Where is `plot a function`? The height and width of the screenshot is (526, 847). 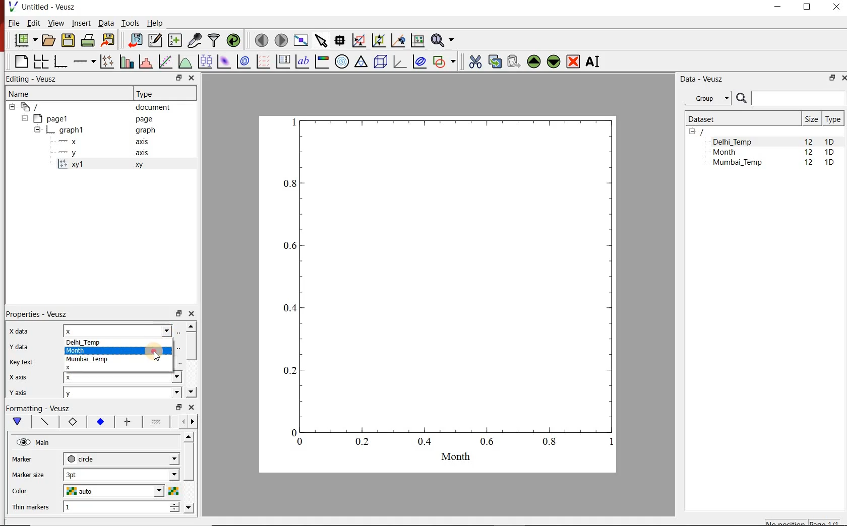 plot a function is located at coordinates (185, 61).